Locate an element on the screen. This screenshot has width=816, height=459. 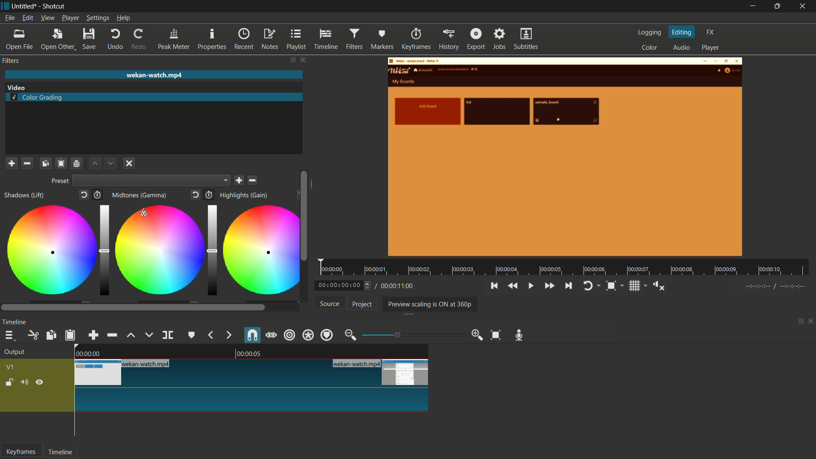
keyframes is located at coordinates (415, 39).